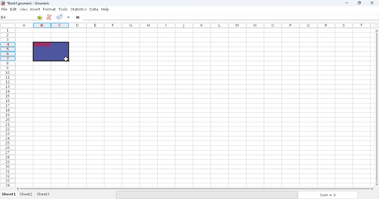 The height and width of the screenshot is (199, 379). I want to click on columns, so click(192, 25).